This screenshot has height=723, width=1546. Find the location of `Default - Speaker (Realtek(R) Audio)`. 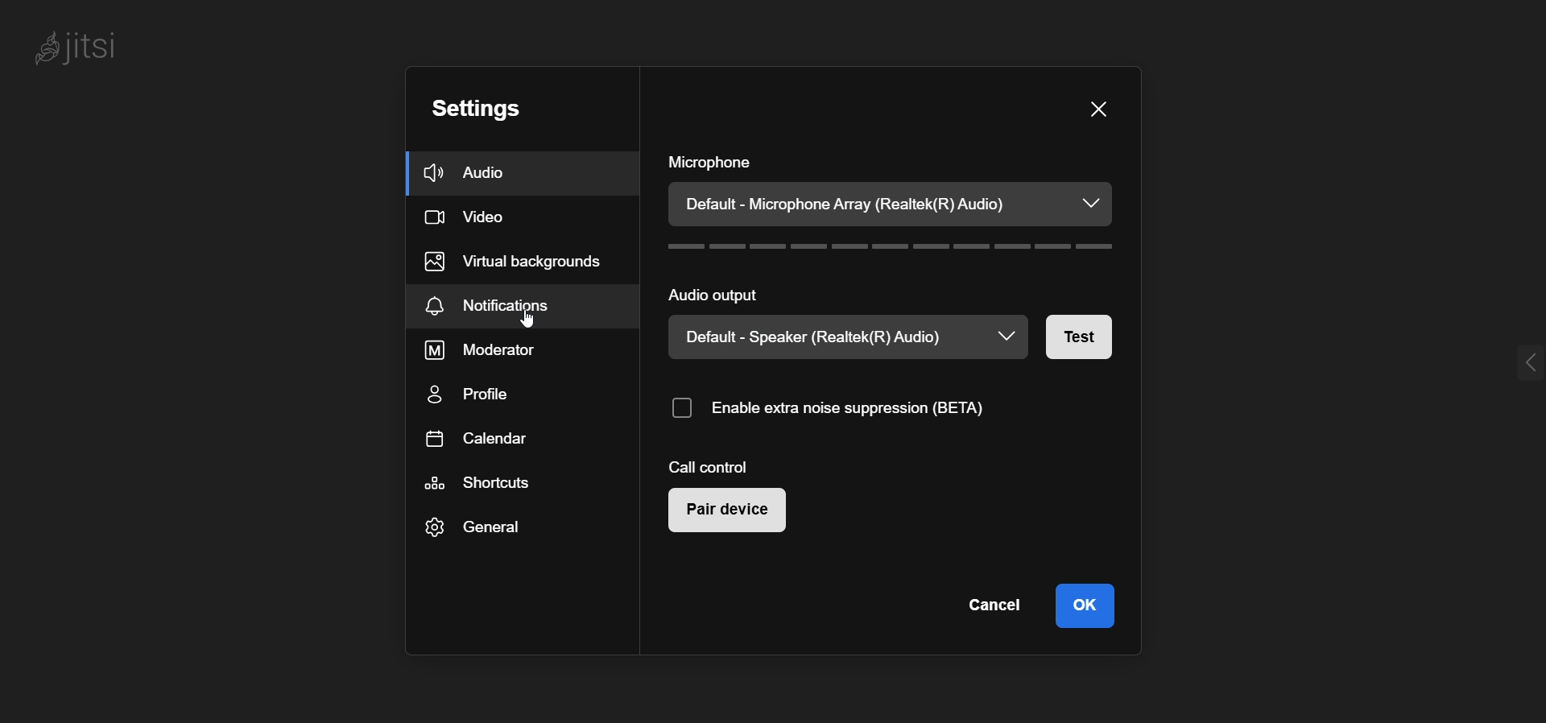

Default - Speaker (Realtek(R) Audio) is located at coordinates (812, 342).